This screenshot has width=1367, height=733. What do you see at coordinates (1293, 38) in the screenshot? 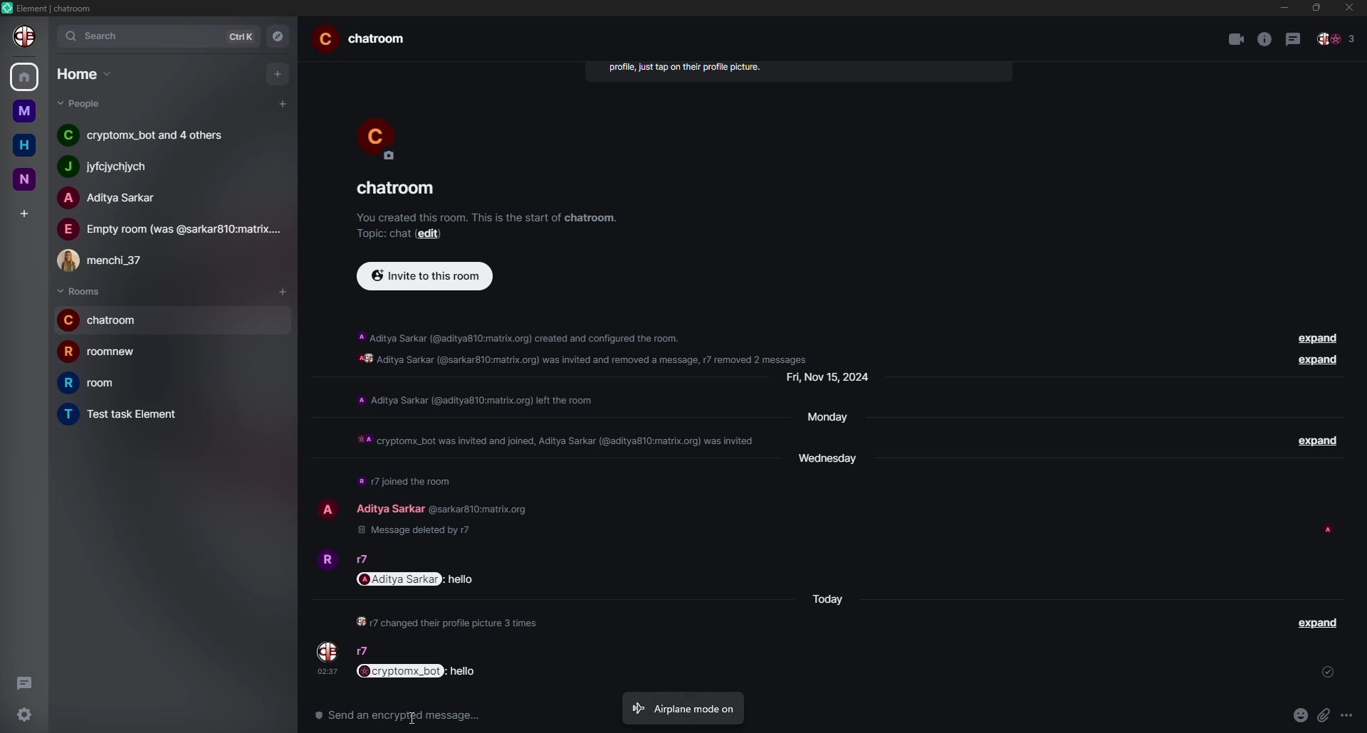
I see `threads` at bounding box center [1293, 38].